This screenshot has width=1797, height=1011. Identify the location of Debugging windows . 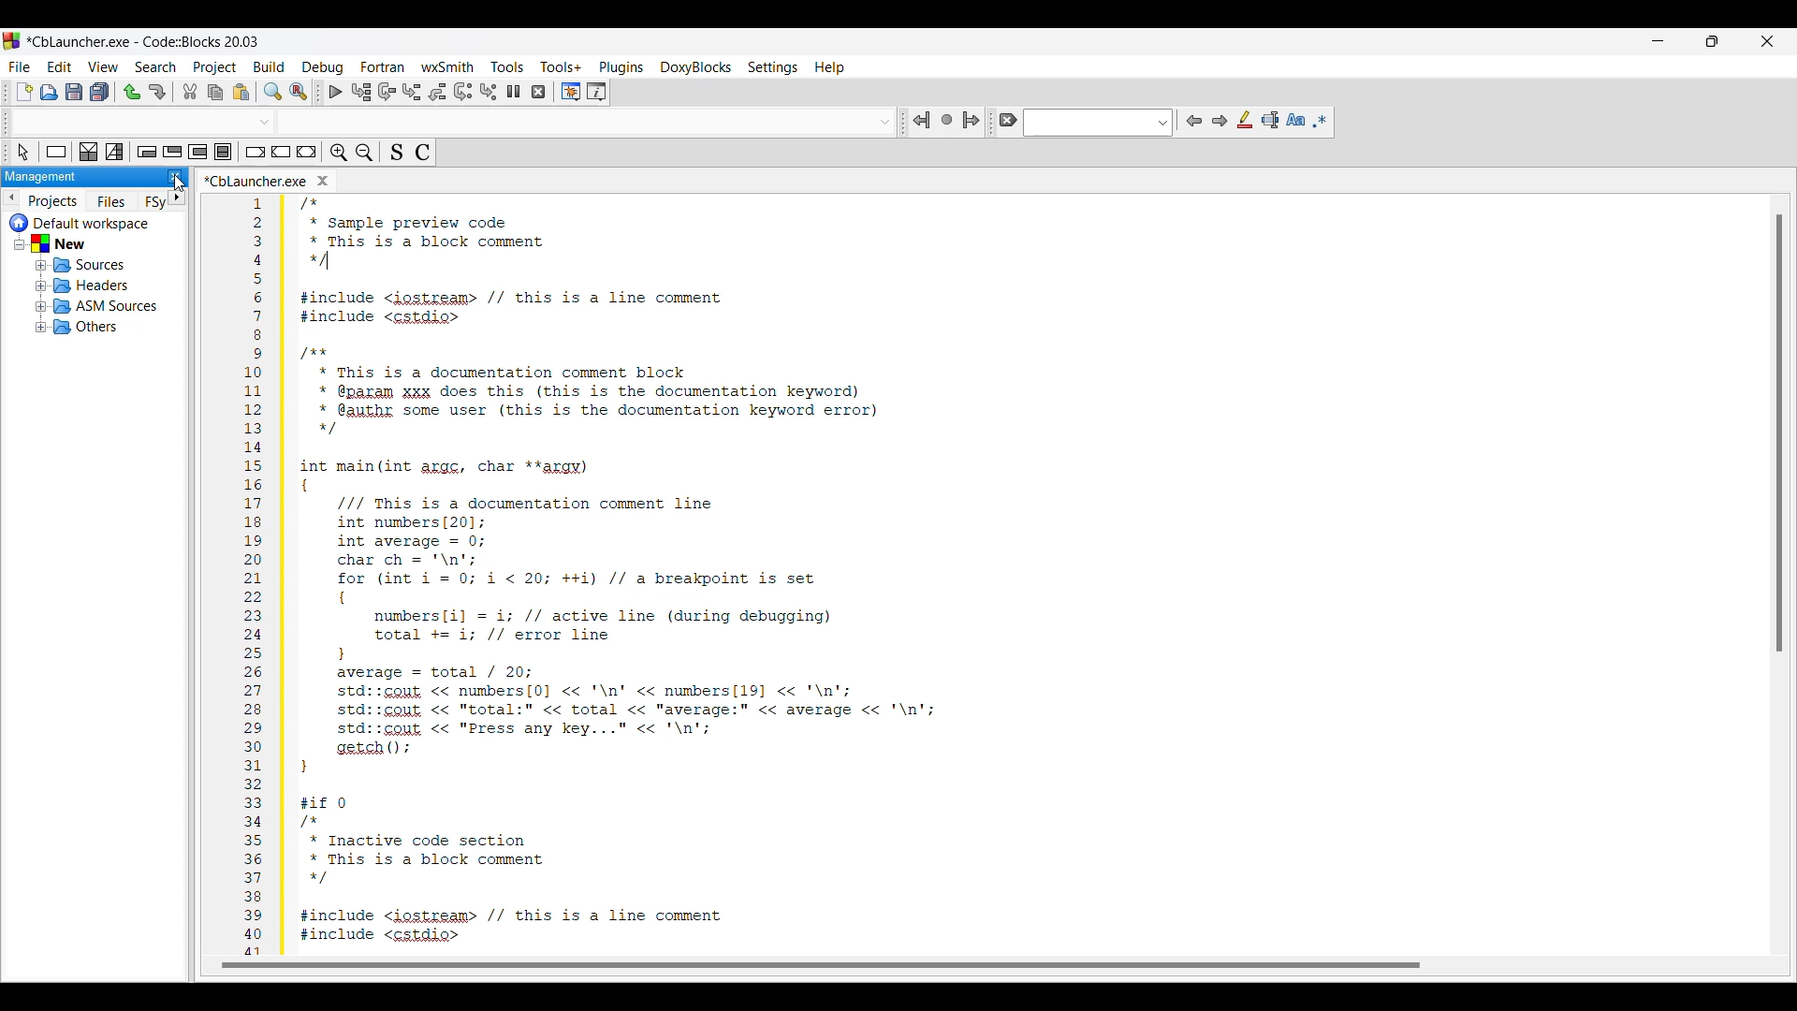
(571, 92).